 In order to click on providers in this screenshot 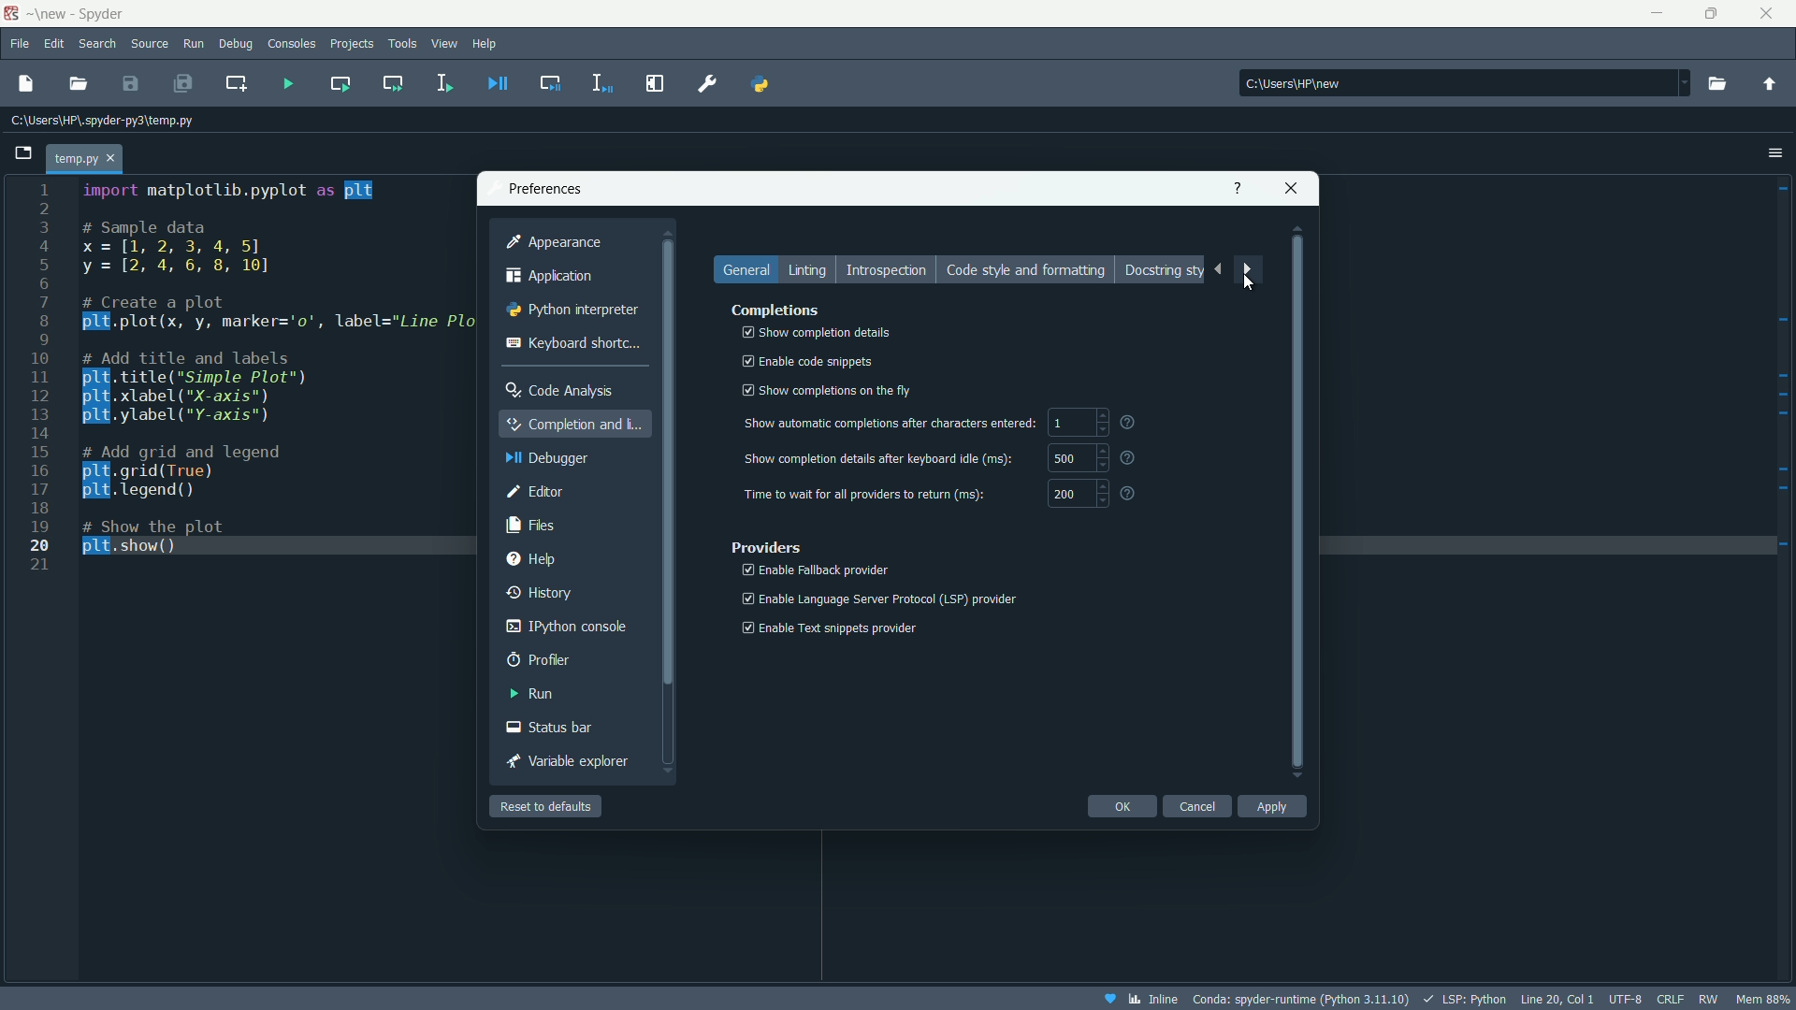, I will do `click(766, 547)`.